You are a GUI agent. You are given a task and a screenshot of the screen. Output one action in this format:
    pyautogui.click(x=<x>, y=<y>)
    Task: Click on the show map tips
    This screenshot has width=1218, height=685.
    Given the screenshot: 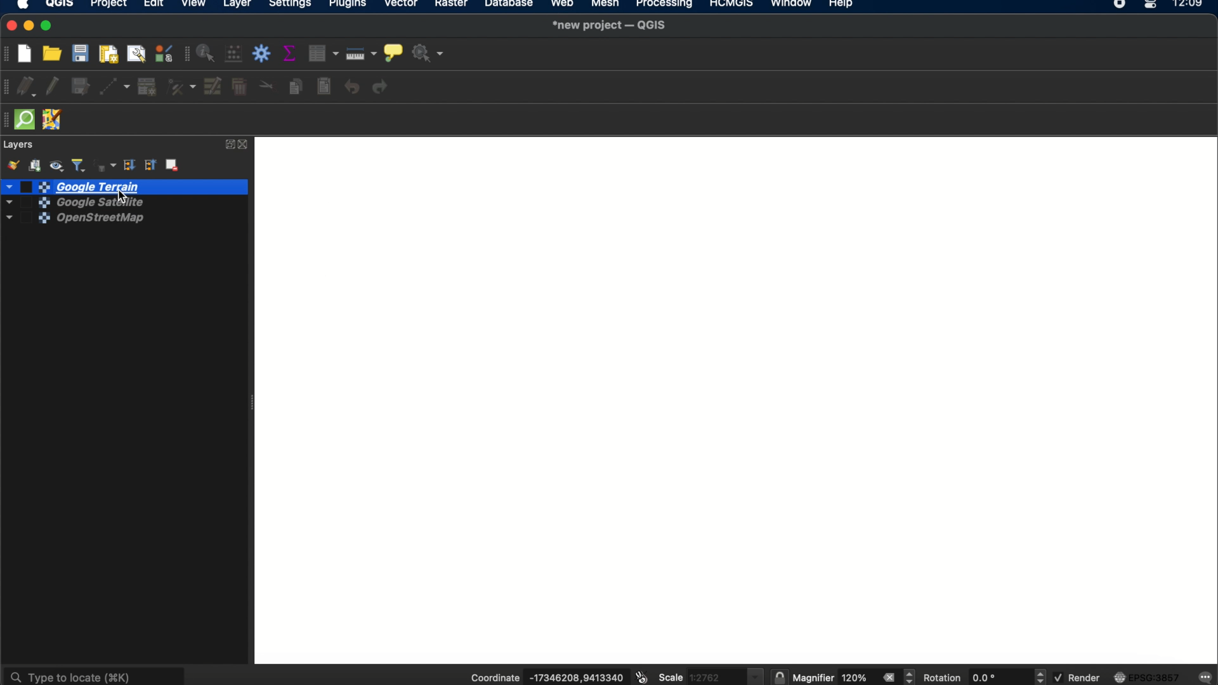 What is the action you would take?
    pyautogui.click(x=393, y=51)
    